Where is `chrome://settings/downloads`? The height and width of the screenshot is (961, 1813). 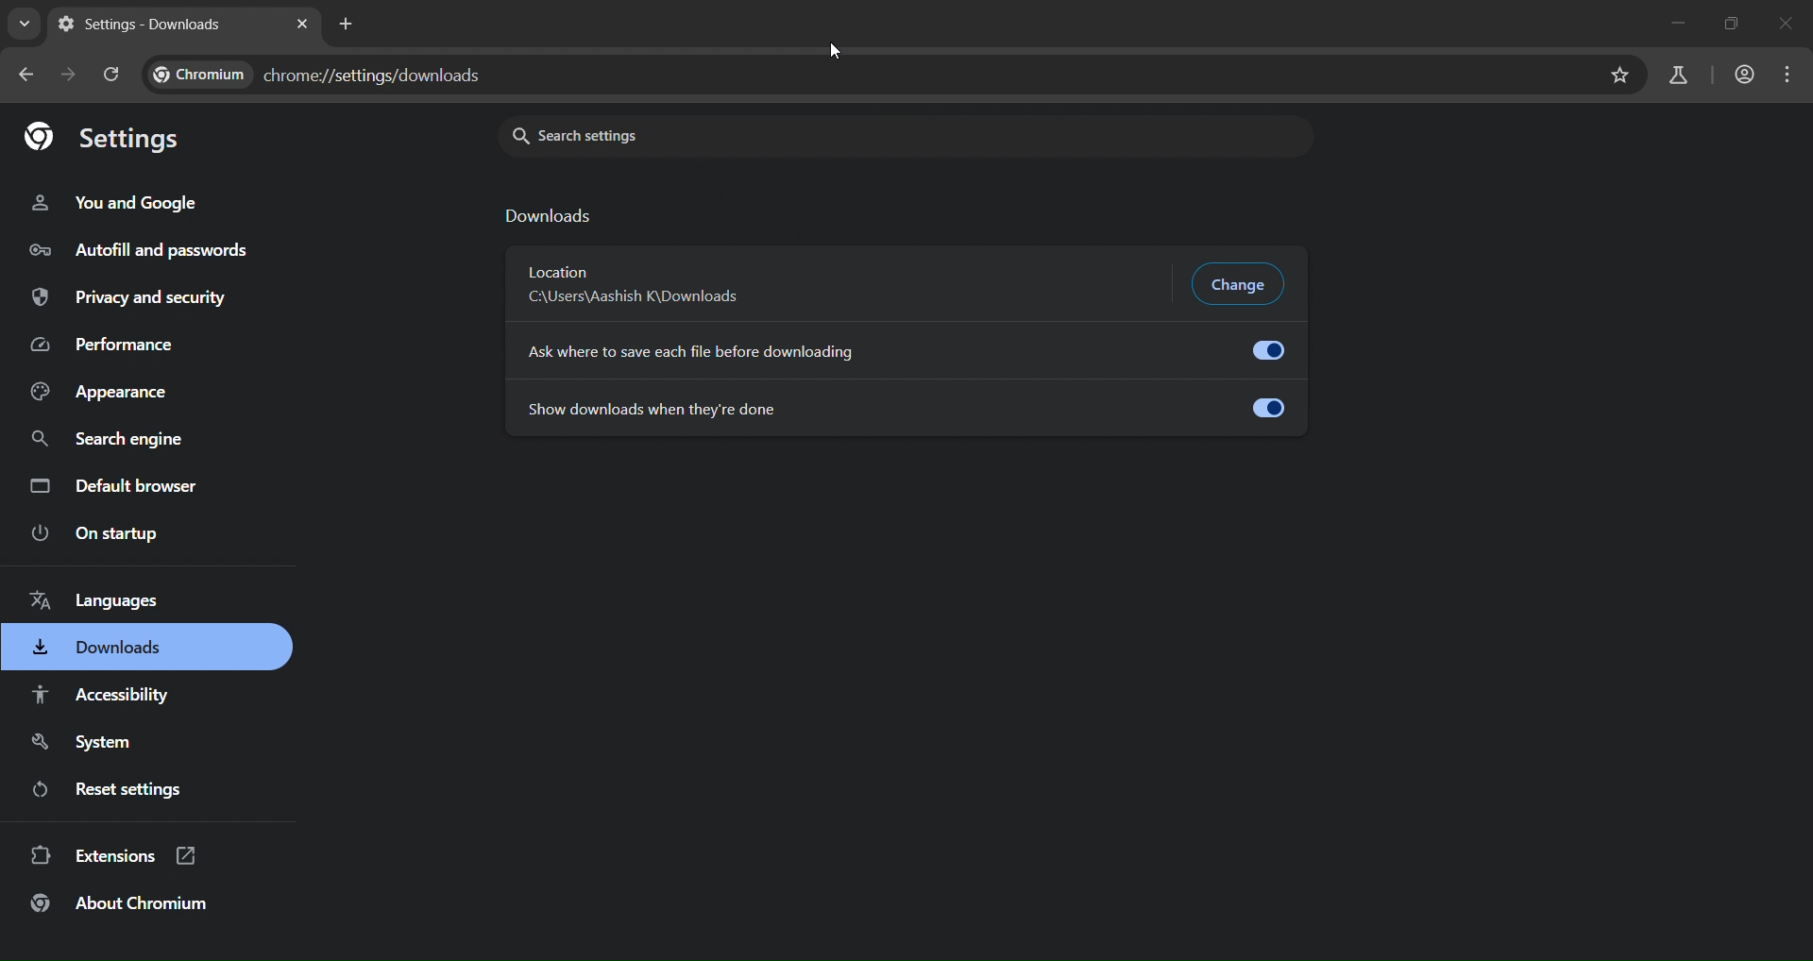 chrome://settings/downloads is located at coordinates (321, 75).